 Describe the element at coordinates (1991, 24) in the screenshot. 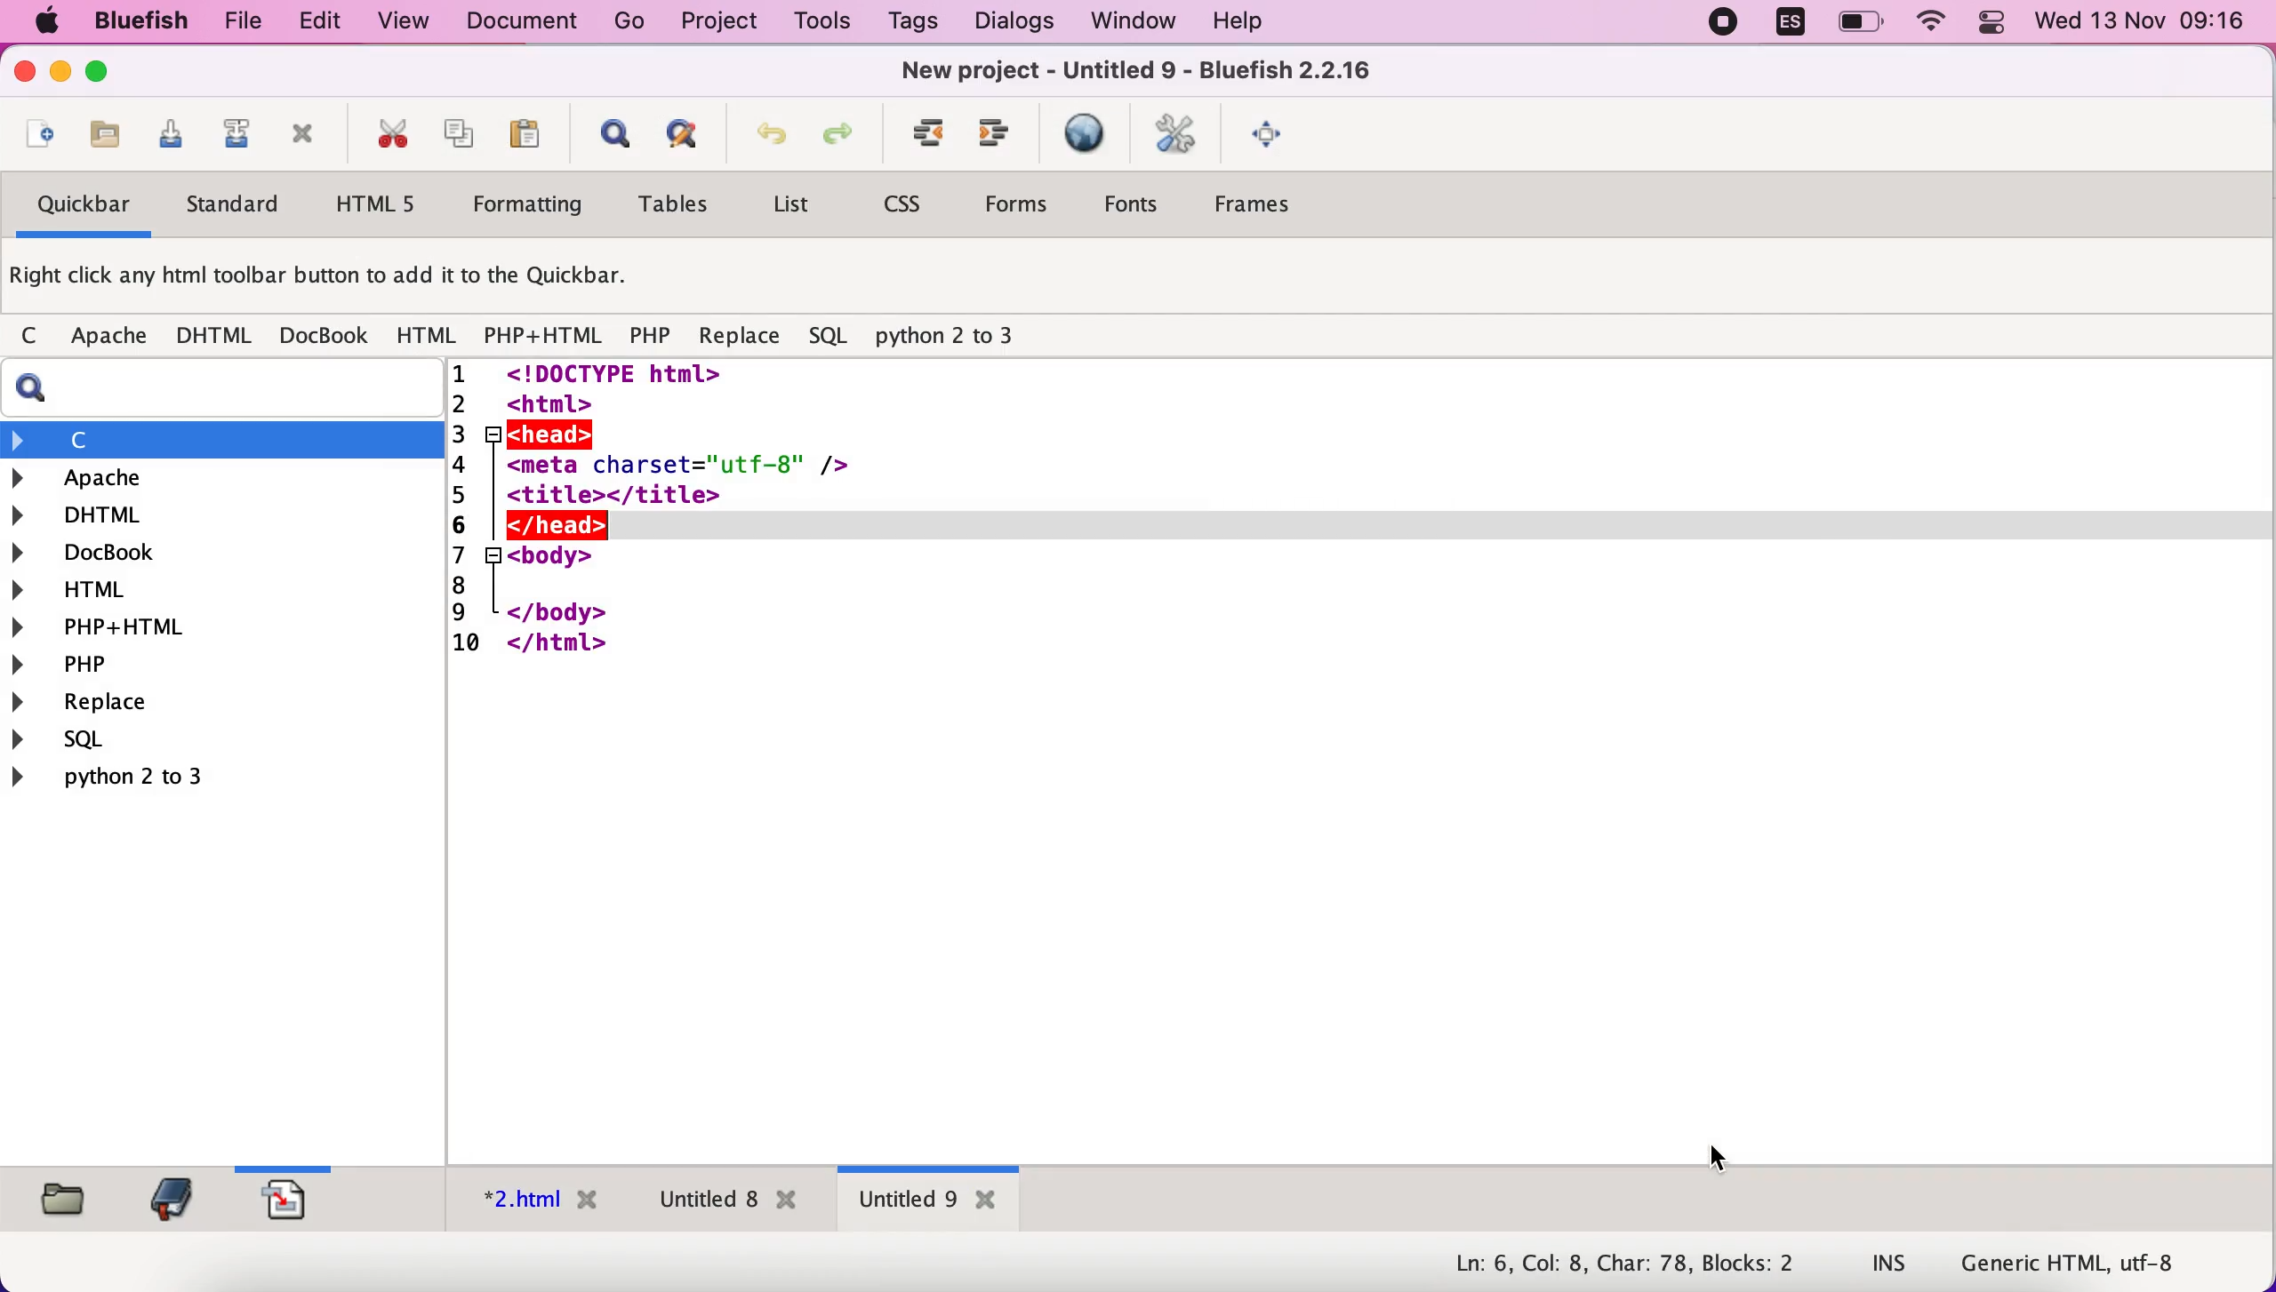

I see `panel control` at that location.